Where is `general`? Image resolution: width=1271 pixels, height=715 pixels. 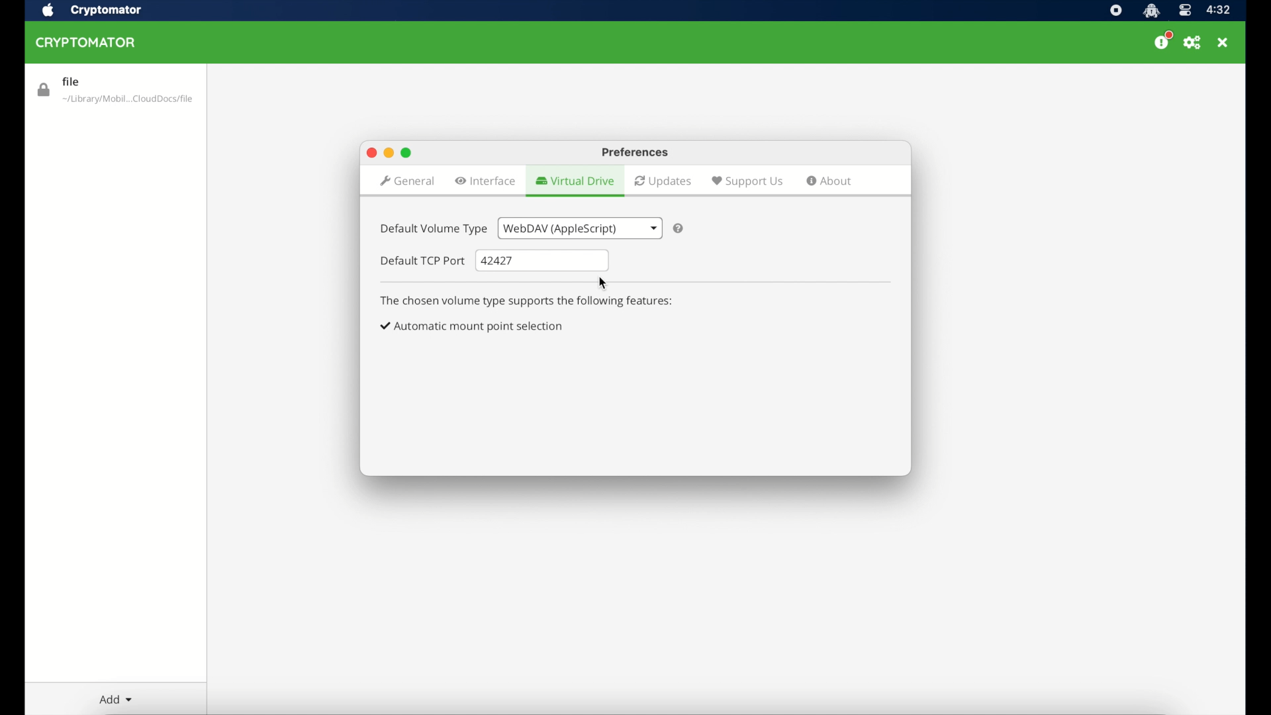 general is located at coordinates (406, 183).